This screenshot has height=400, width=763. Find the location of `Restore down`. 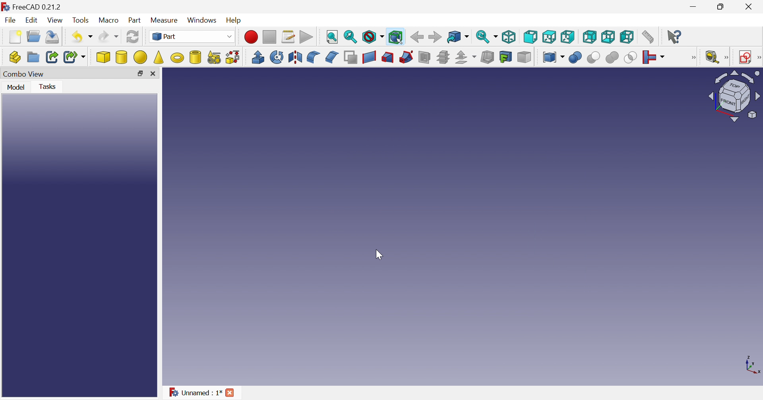

Restore down is located at coordinates (724, 6).